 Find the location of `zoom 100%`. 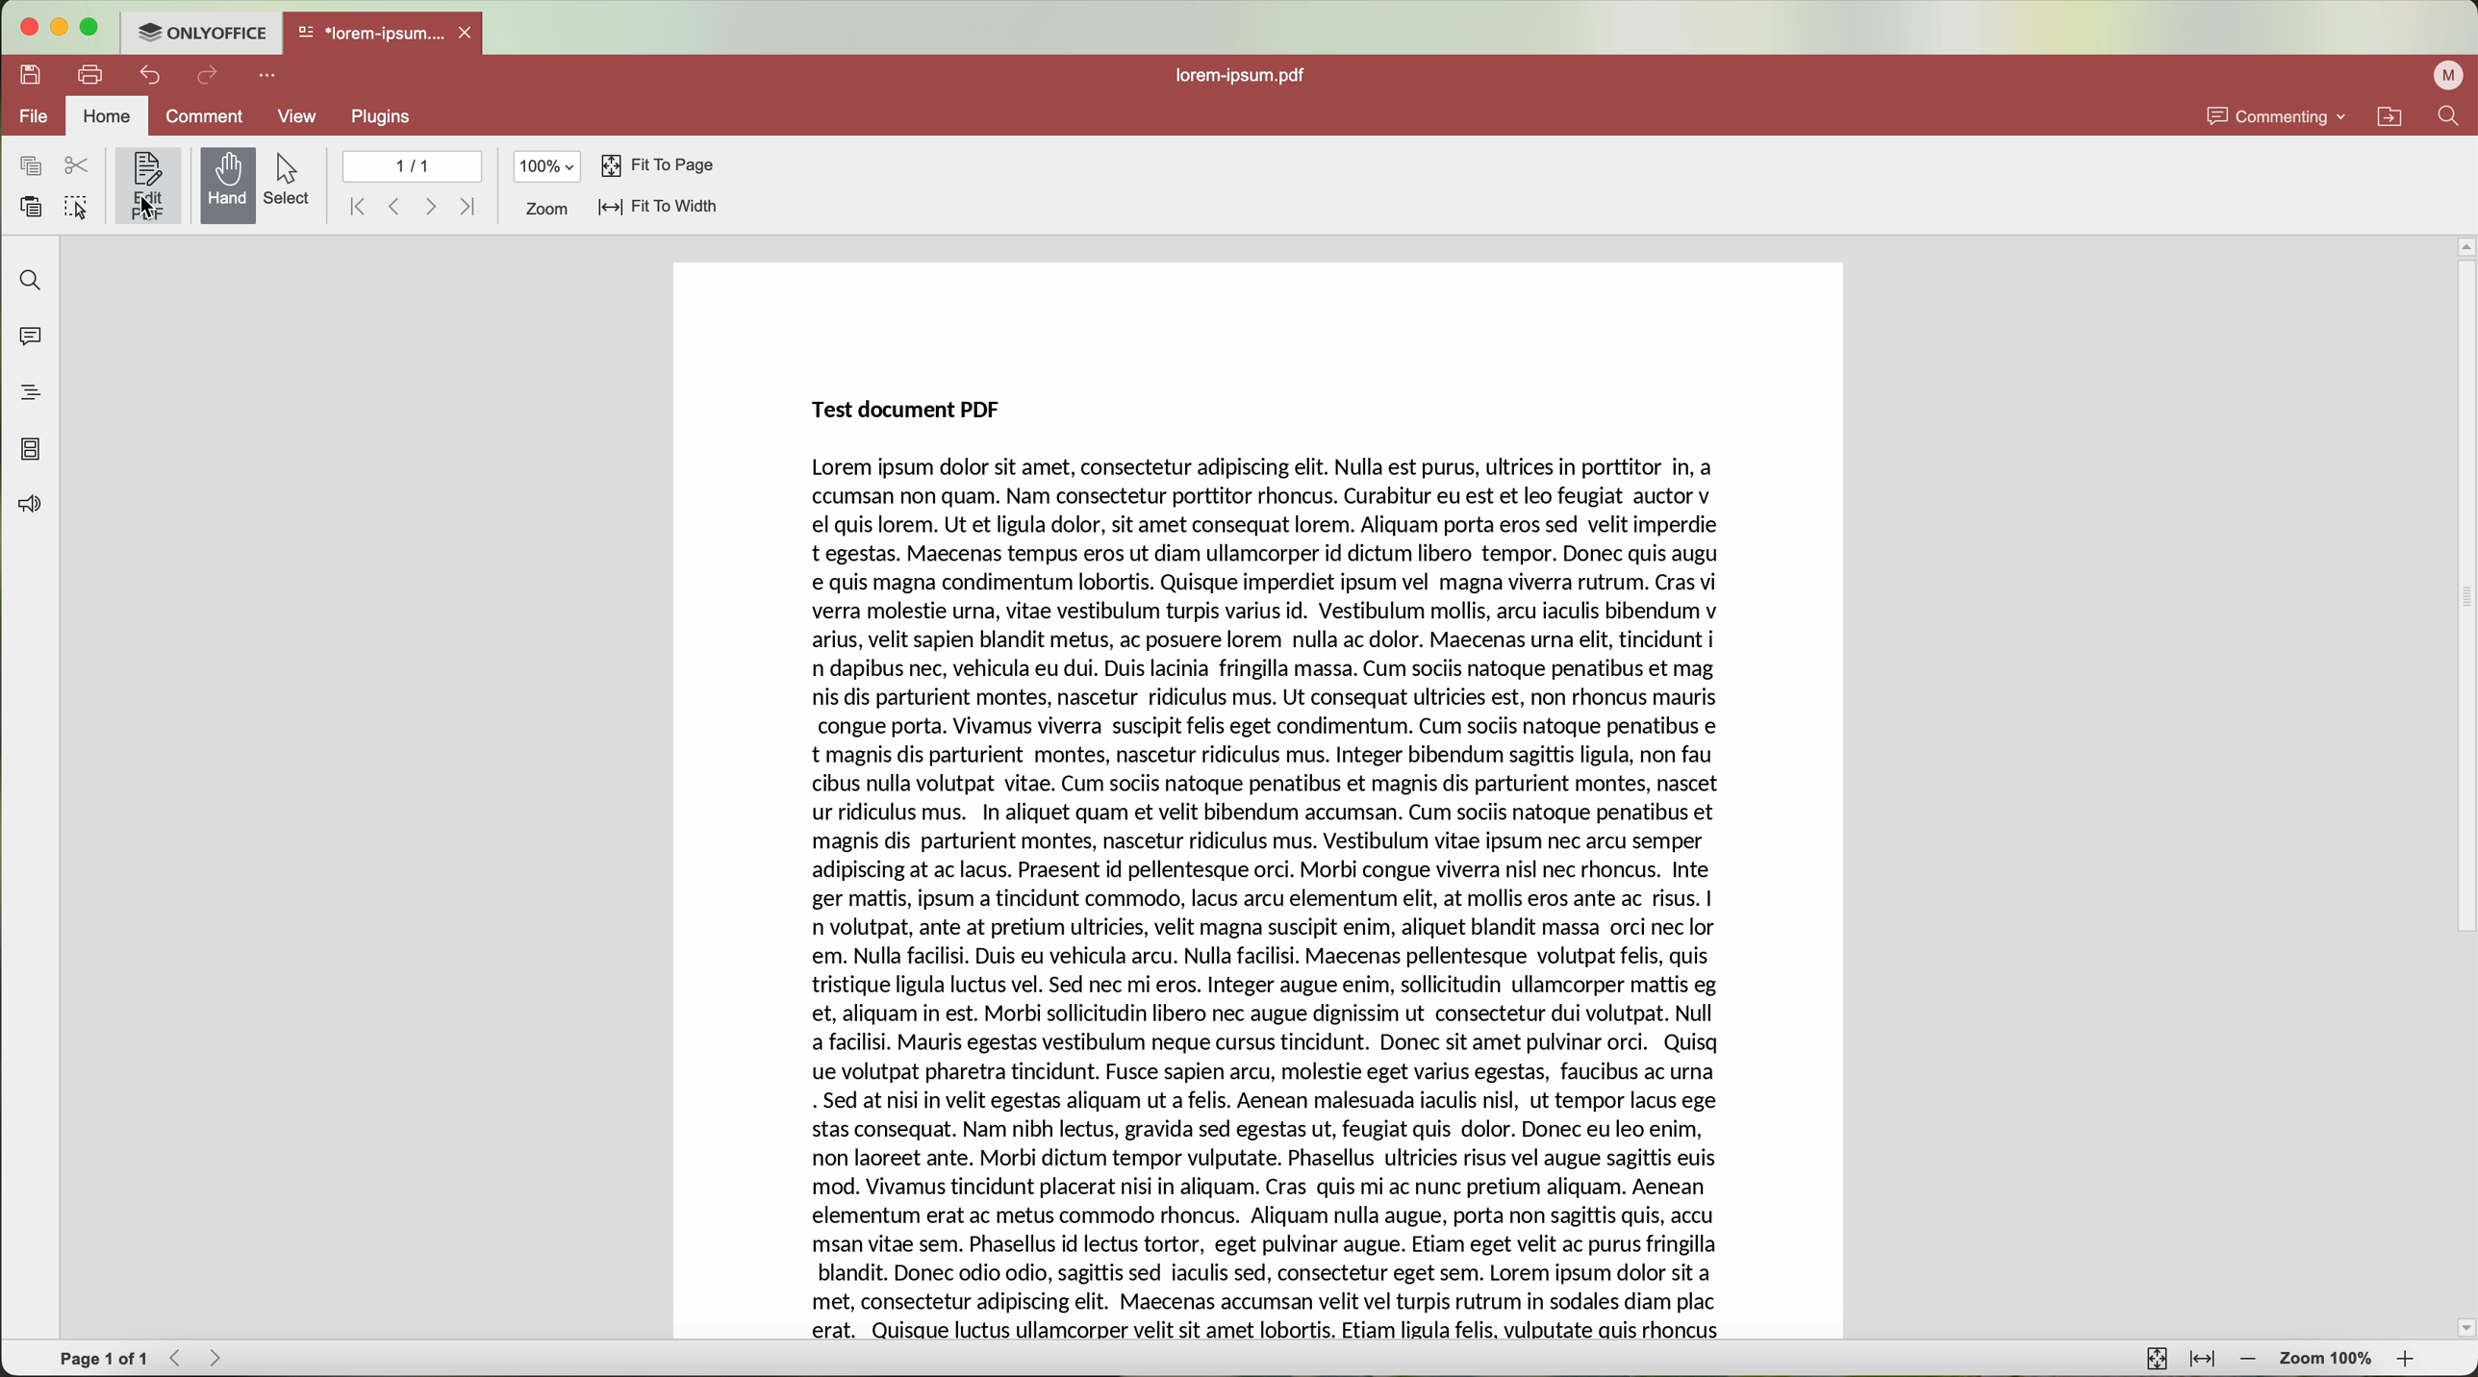

zoom 100% is located at coordinates (2326, 1361).